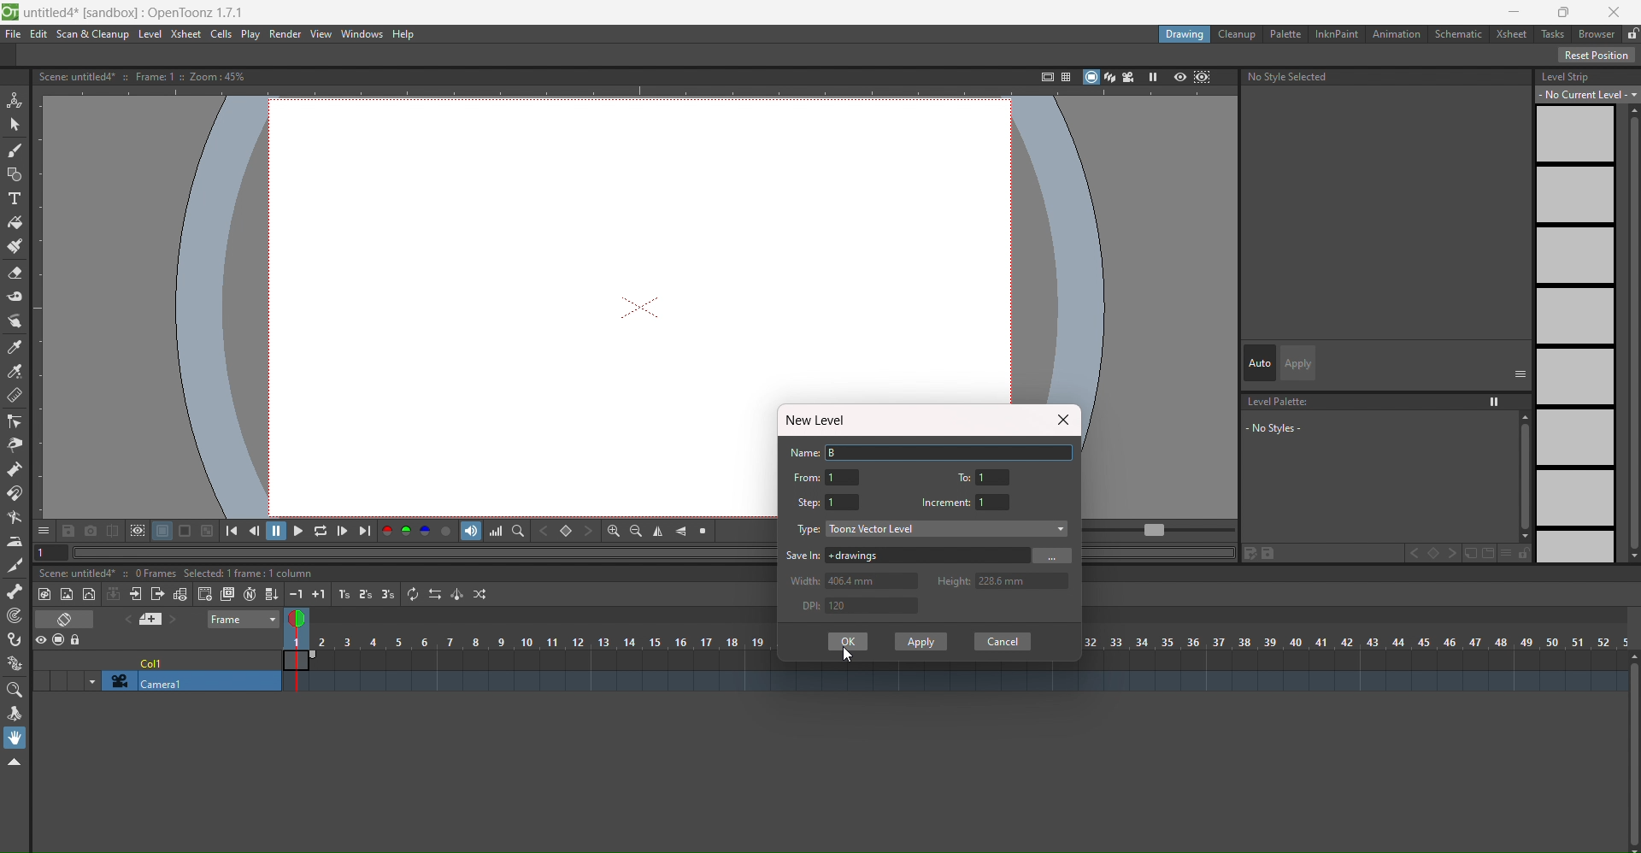 This screenshot has height=853, width=1641. What do you see at coordinates (321, 530) in the screenshot?
I see `loop` at bounding box center [321, 530].